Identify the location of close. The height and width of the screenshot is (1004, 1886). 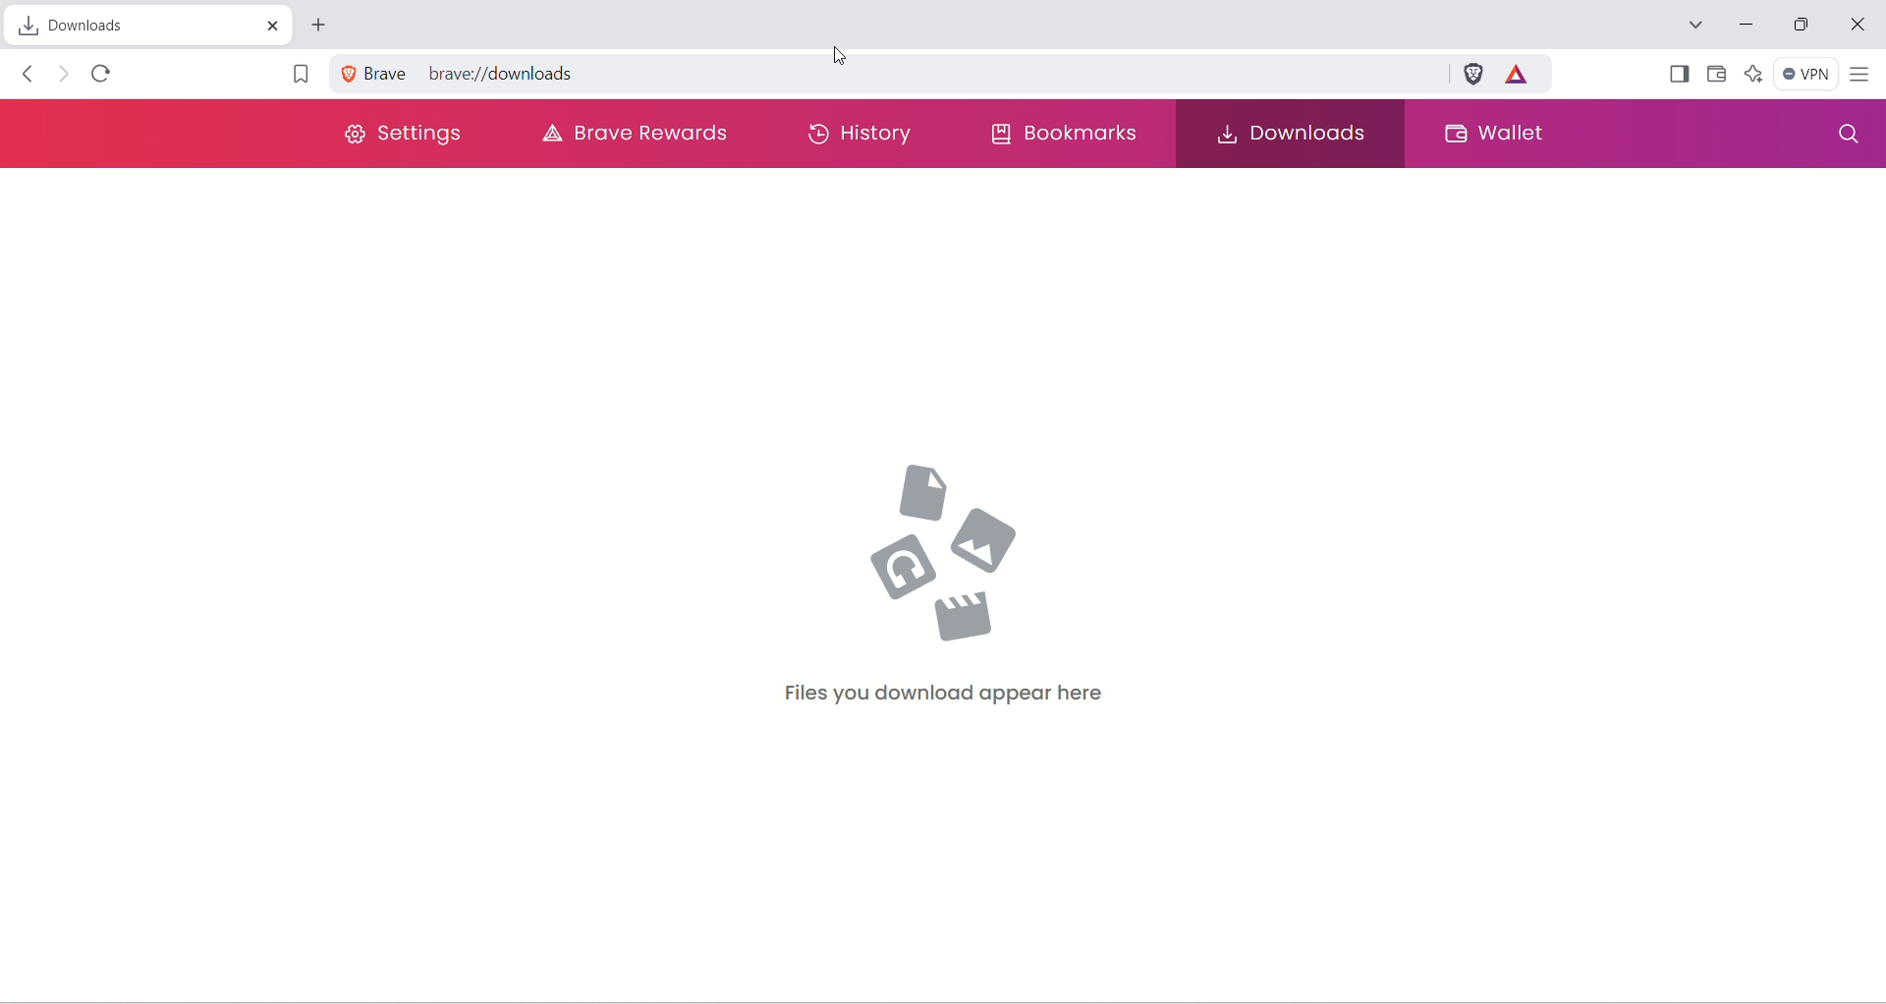
(1853, 28).